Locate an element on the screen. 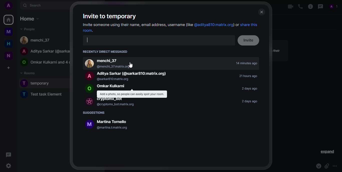 This screenshot has height=172, width=342. info is located at coordinates (181, 115).